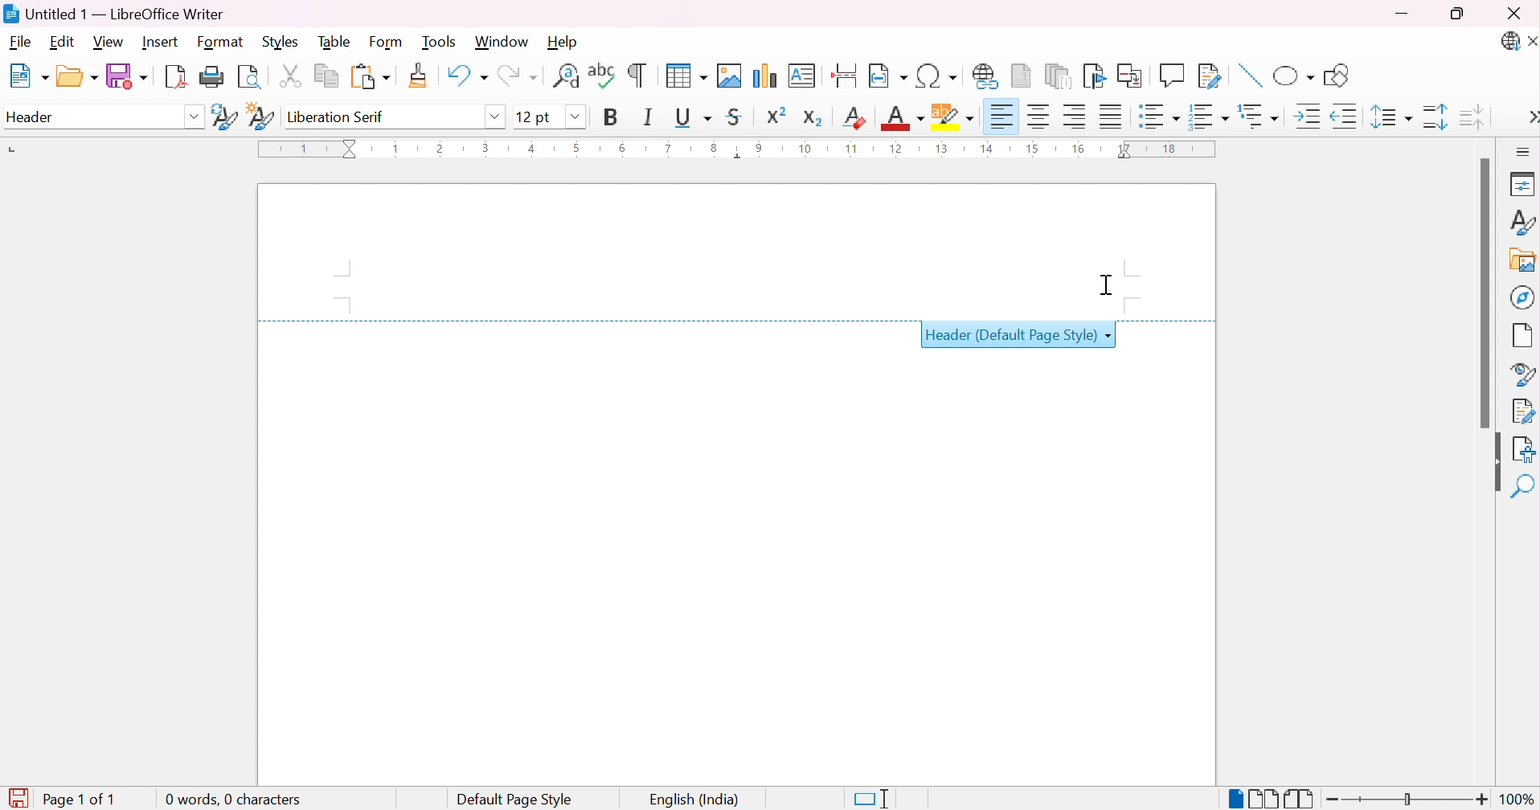  What do you see at coordinates (1481, 799) in the screenshot?
I see `Zoom in` at bounding box center [1481, 799].